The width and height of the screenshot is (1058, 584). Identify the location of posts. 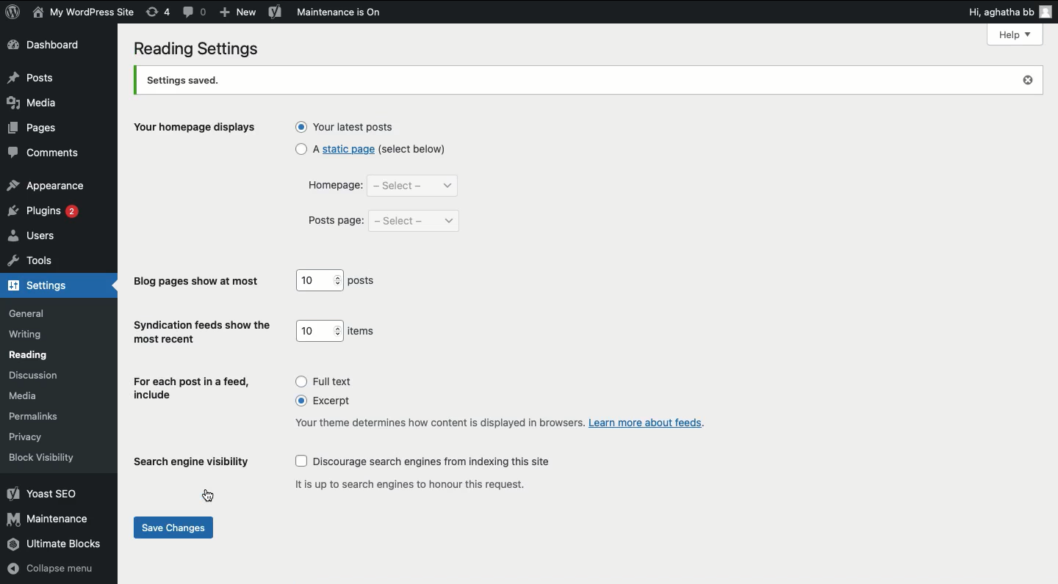
(33, 77).